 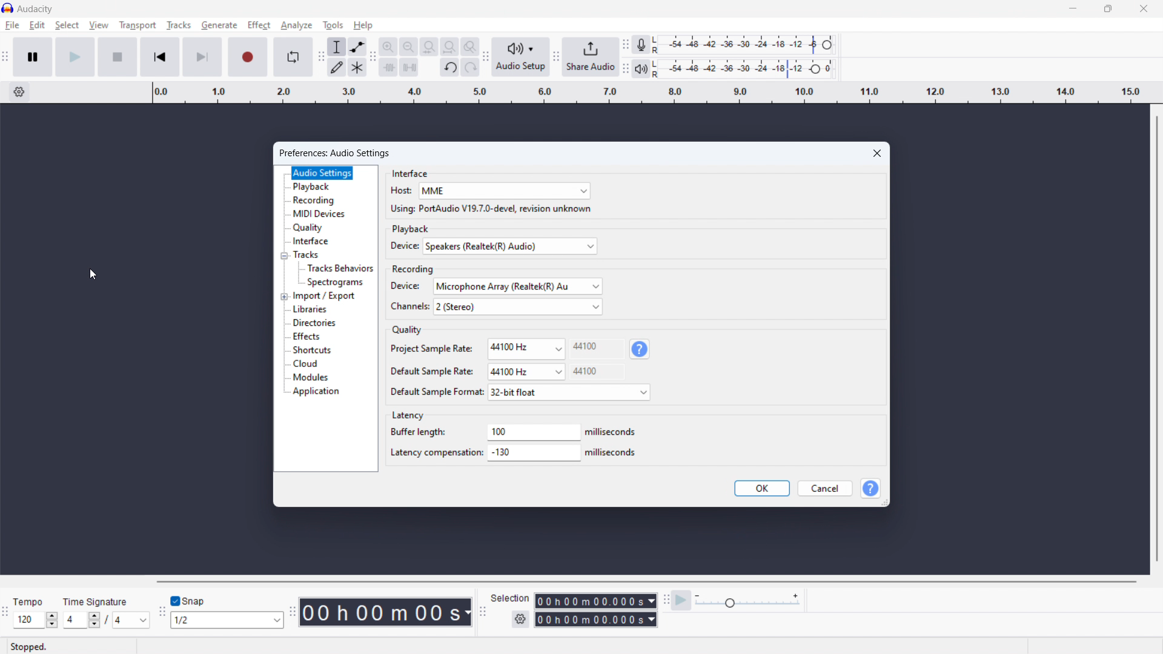 I want to click on set host, so click(x=505, y=191).